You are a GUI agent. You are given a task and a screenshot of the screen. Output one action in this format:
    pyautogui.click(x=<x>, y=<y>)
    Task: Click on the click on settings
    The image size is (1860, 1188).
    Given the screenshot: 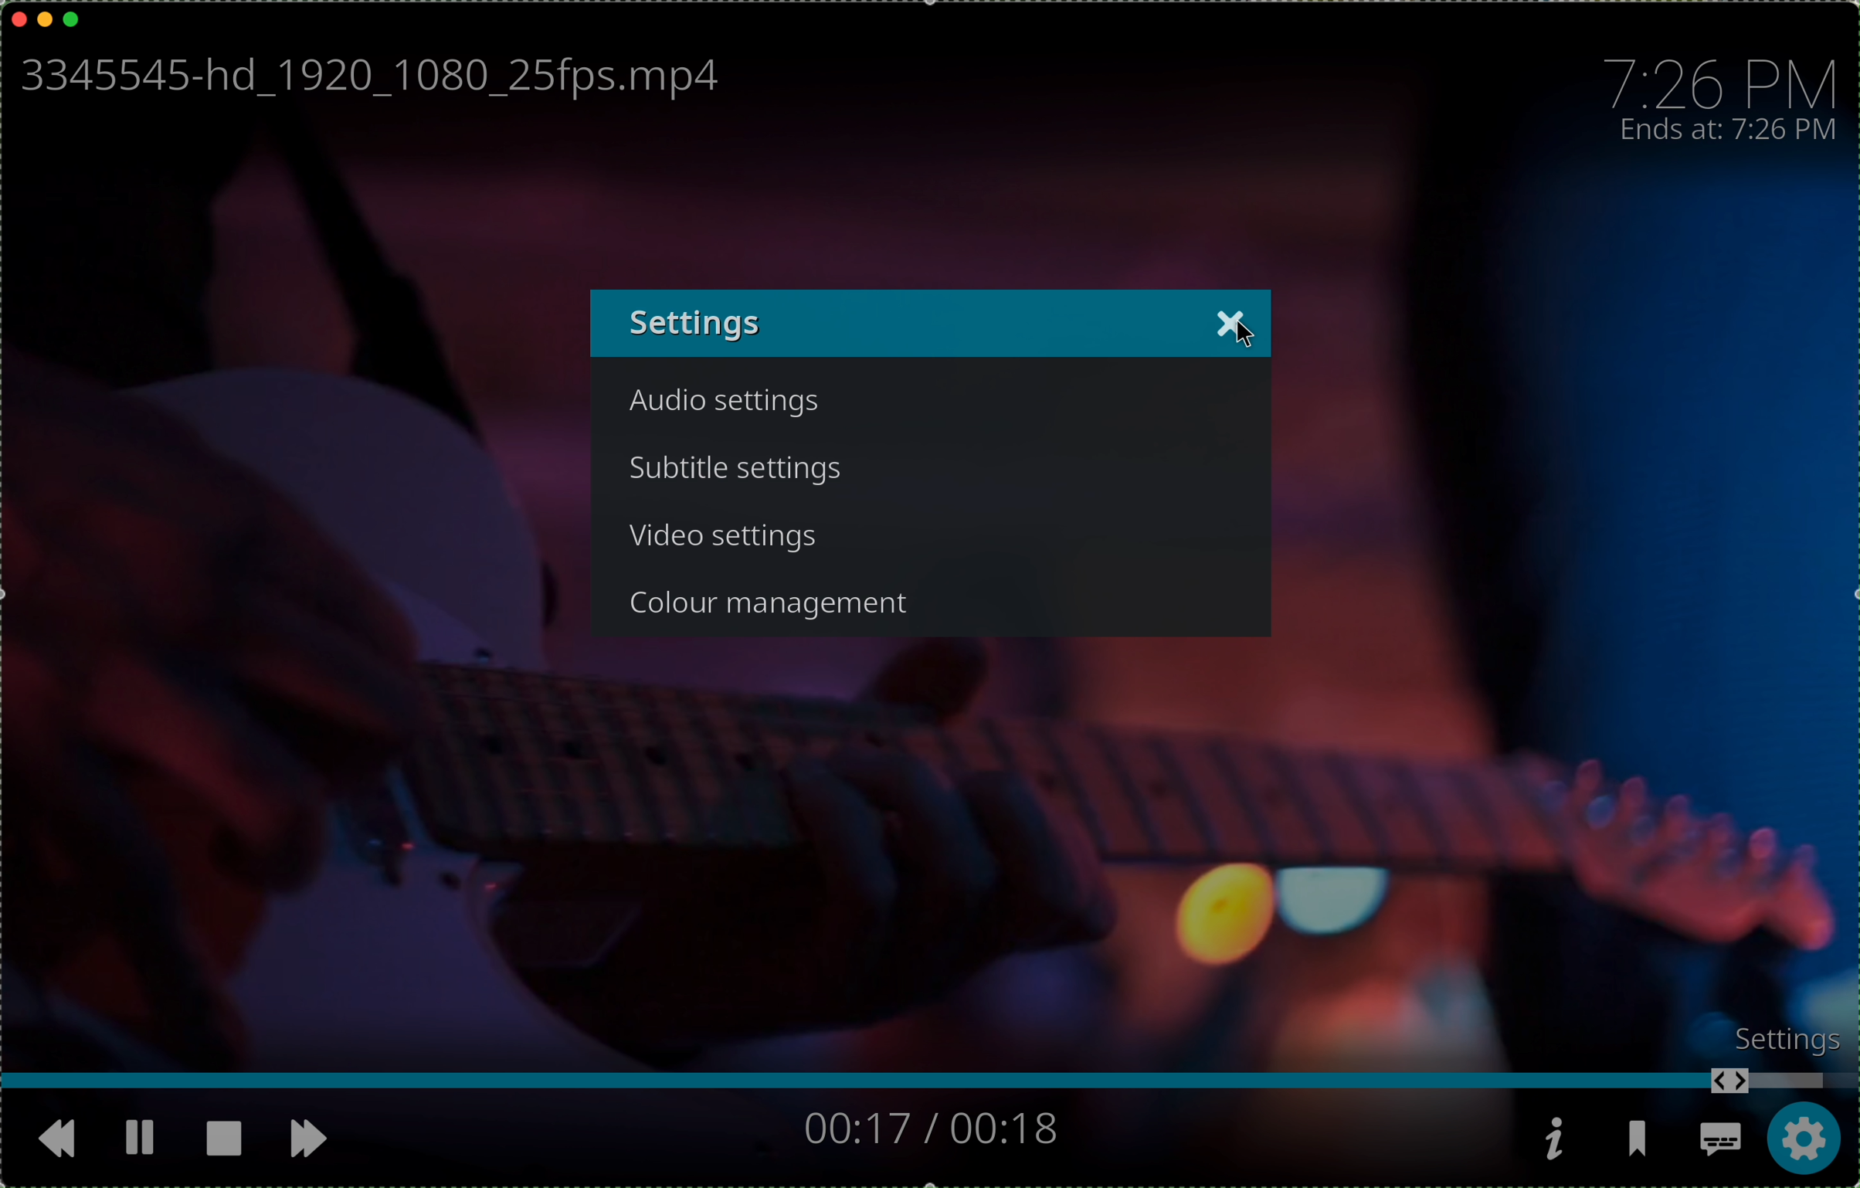 What is the action you would take?
    pyautogui.click(x=1805, y=1142)
    